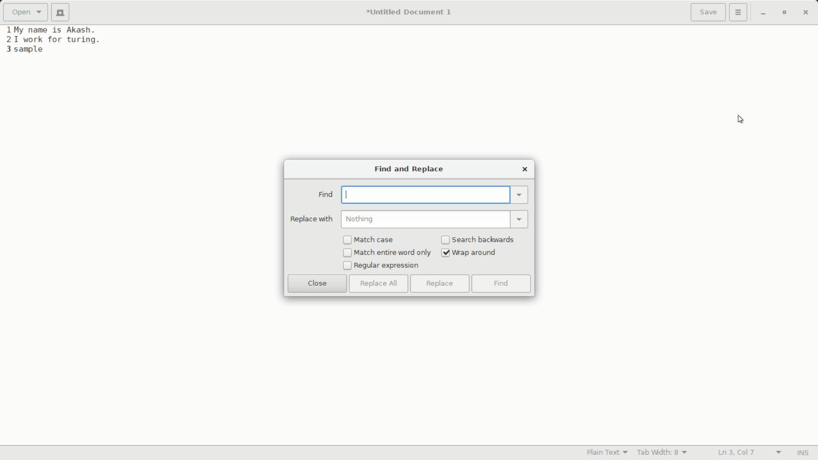  I want to click on lines and columns, so click(748, 453).